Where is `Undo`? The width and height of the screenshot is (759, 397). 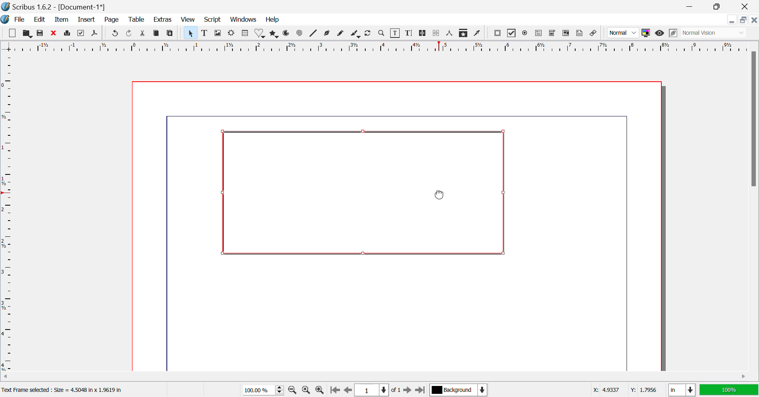
Undo is located at coordinates (114, 34).